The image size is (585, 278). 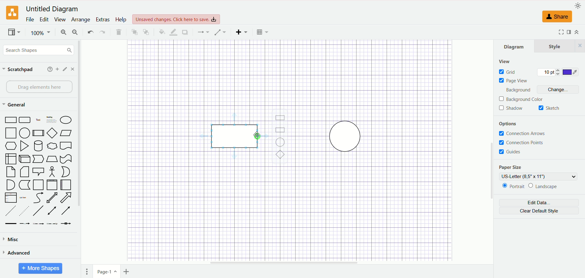 What do you see at coordinates (203, 32) in the screenshot?
I see `connection` at bounding box center [203, 32].